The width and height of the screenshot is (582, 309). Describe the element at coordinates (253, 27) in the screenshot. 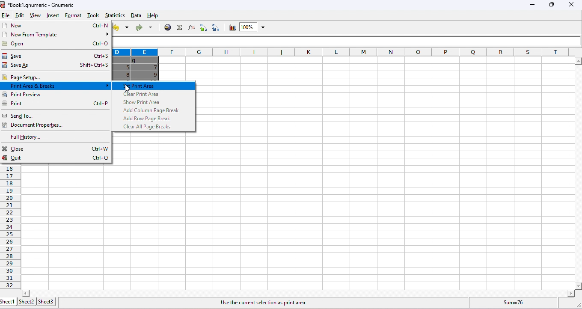

I see `zoom` at that location.